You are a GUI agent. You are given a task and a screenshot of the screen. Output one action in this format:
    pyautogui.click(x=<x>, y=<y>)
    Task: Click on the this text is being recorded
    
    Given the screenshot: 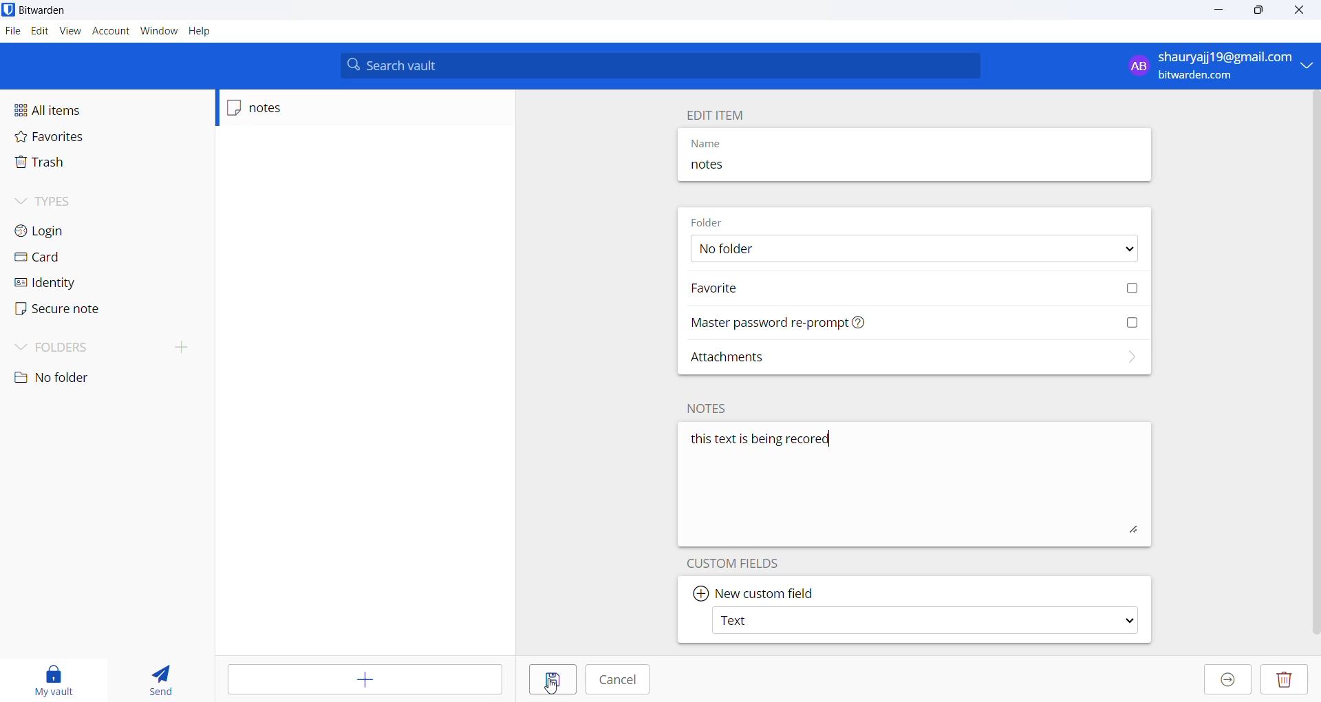 What is the action you would take?
    pyautogui.click(x=916, y=486)
    